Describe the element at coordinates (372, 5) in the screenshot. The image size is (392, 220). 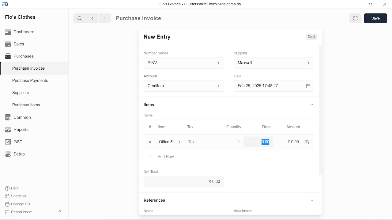
I see `restore down` at that location.